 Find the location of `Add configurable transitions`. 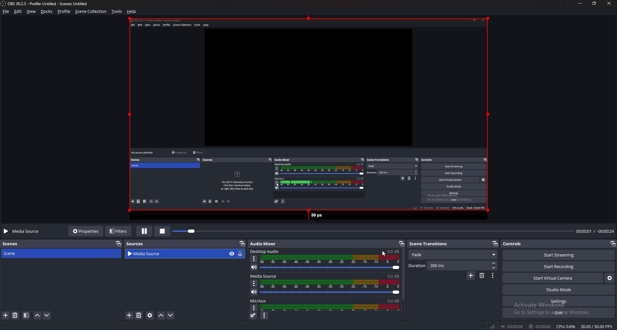

Add configurable transitions is located at coordinates (471, 276).